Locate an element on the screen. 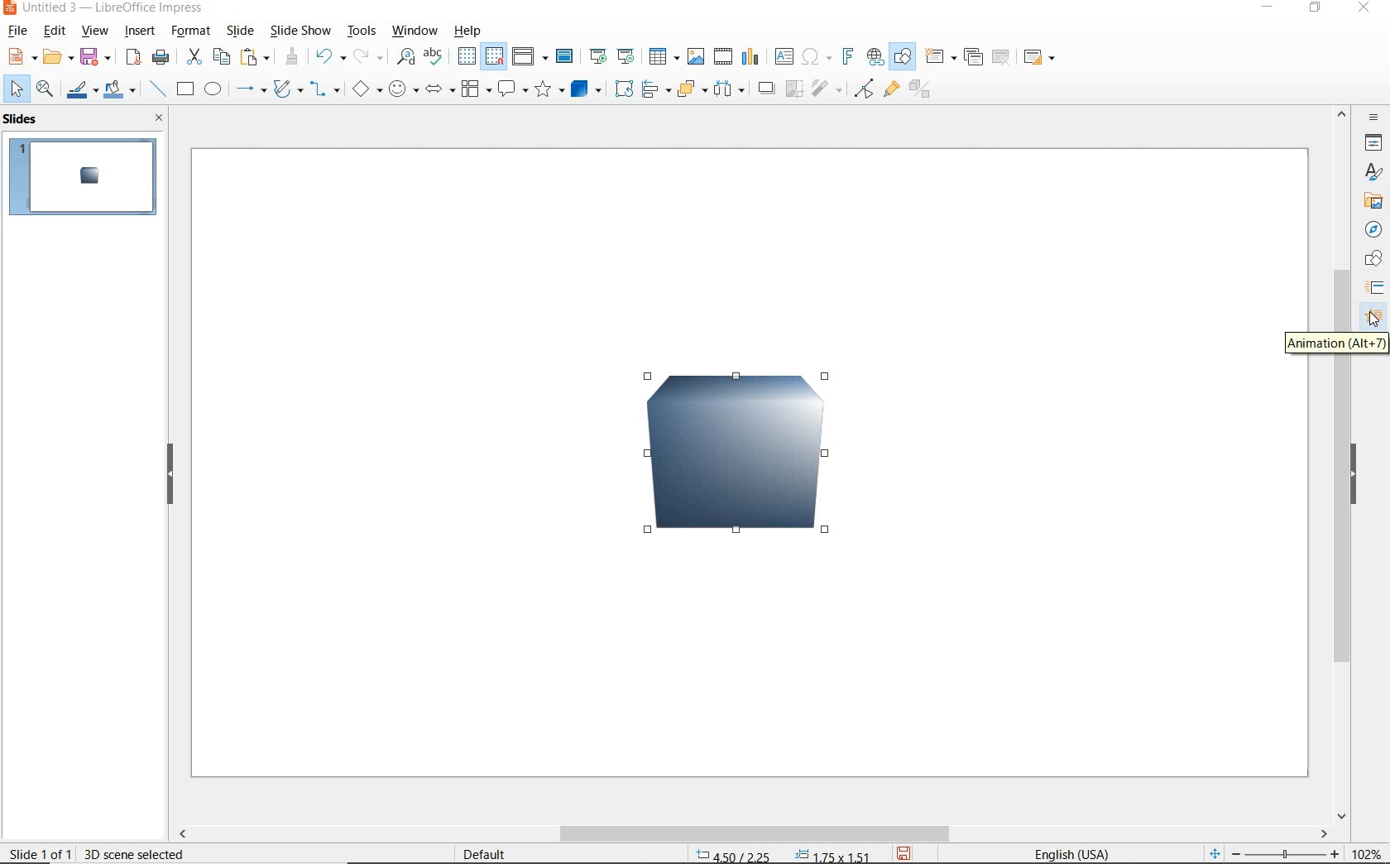  3D Image is located at coordinates (731, 452).